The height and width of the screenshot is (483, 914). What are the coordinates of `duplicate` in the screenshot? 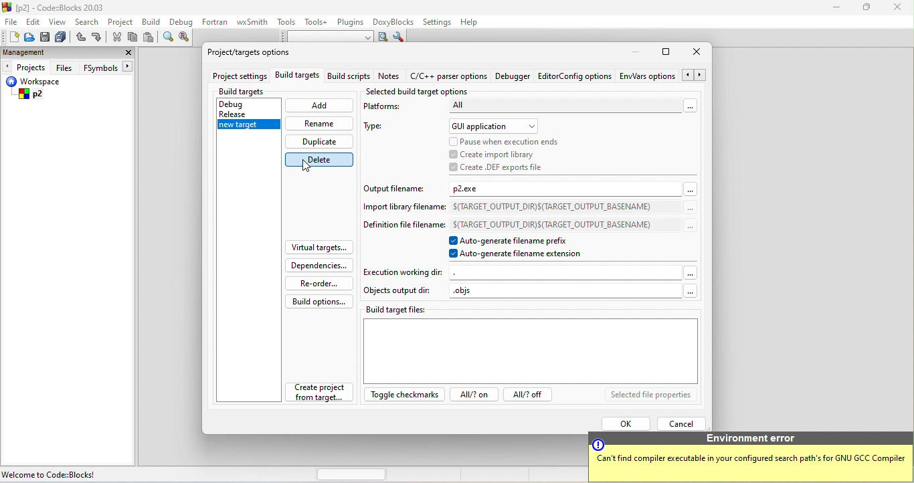 It's located at (318, 142).